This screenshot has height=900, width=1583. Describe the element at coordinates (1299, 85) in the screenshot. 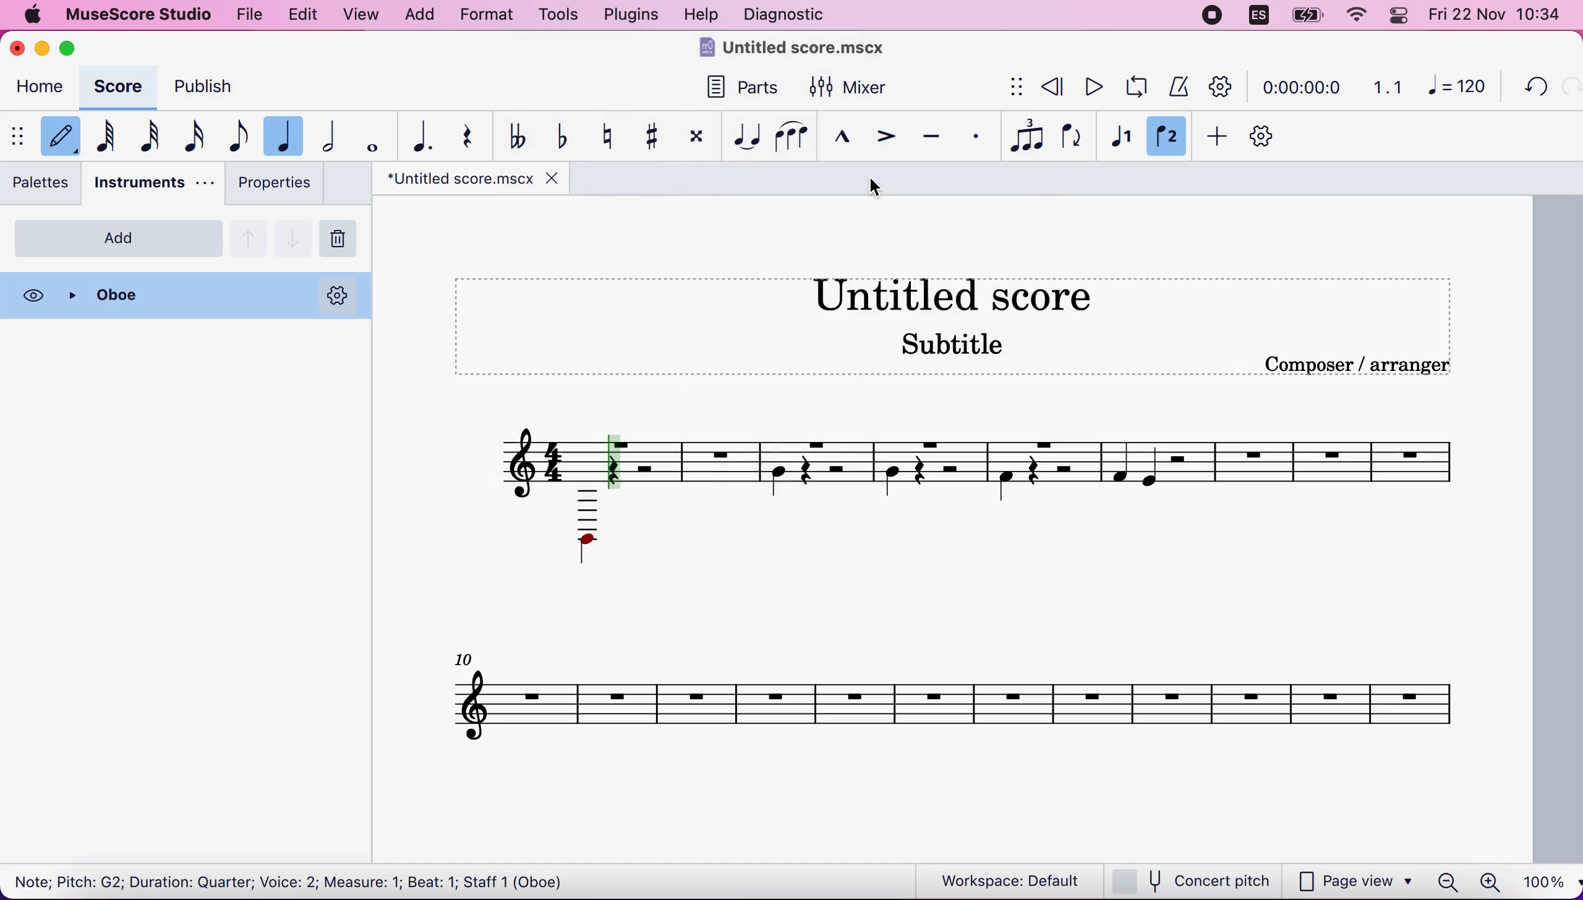

I see `time` at that location.